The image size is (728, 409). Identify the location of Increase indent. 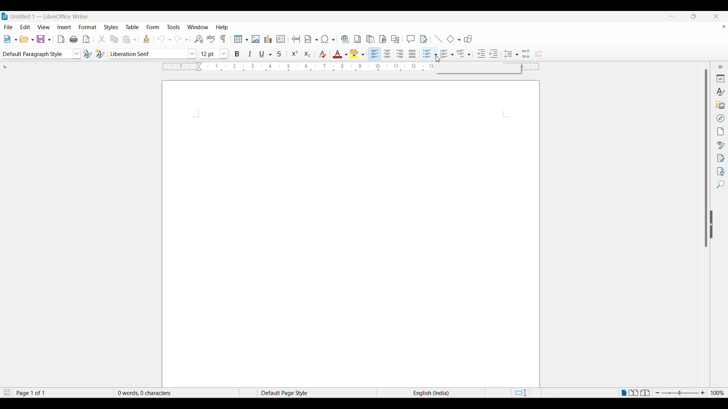
(480, 53).